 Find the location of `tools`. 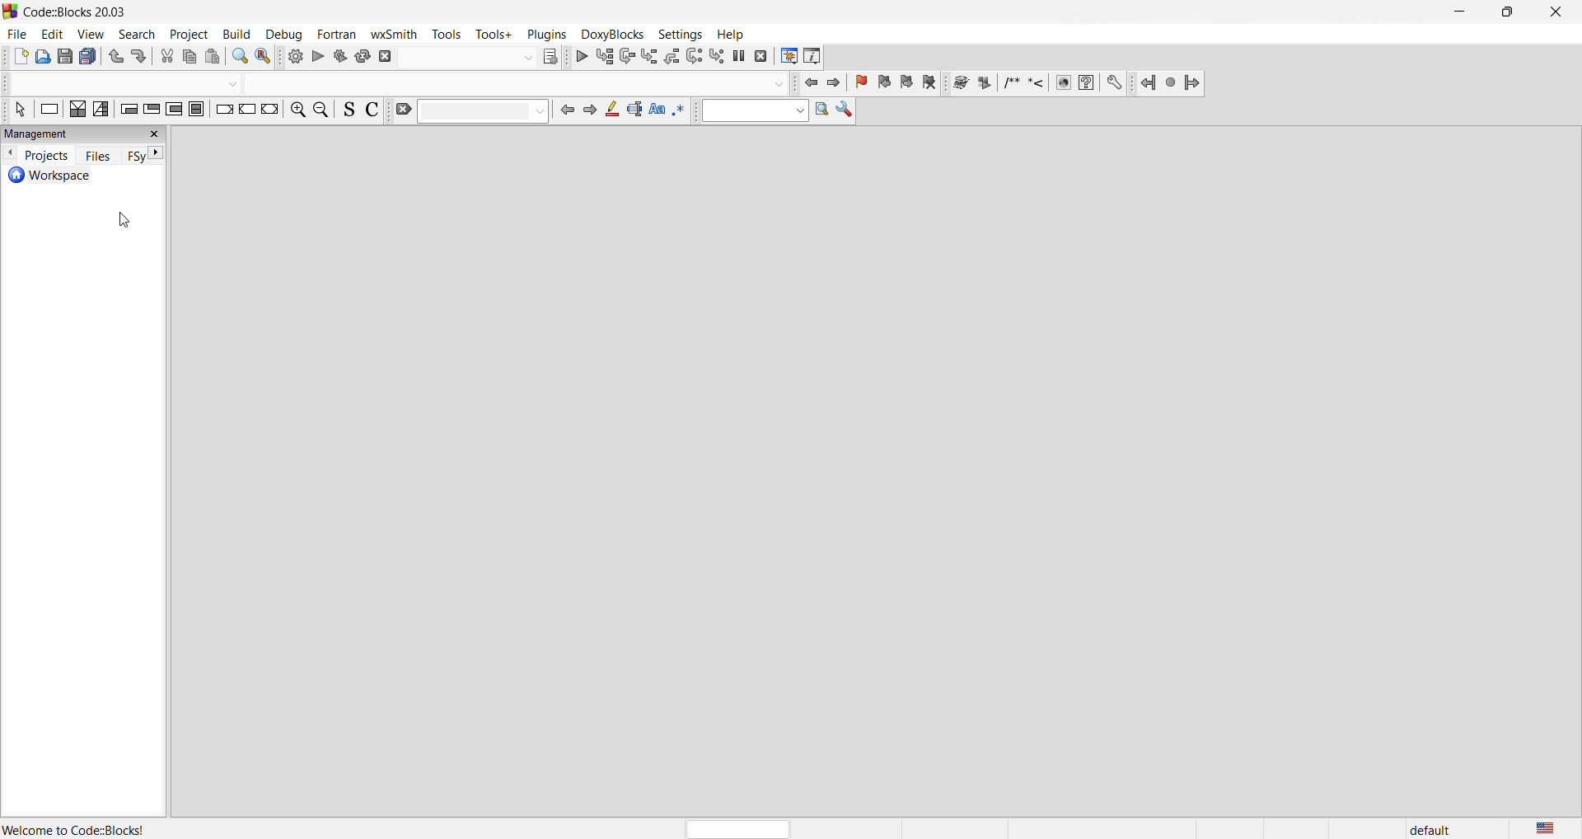

tools is located at coordinates (447, 34).